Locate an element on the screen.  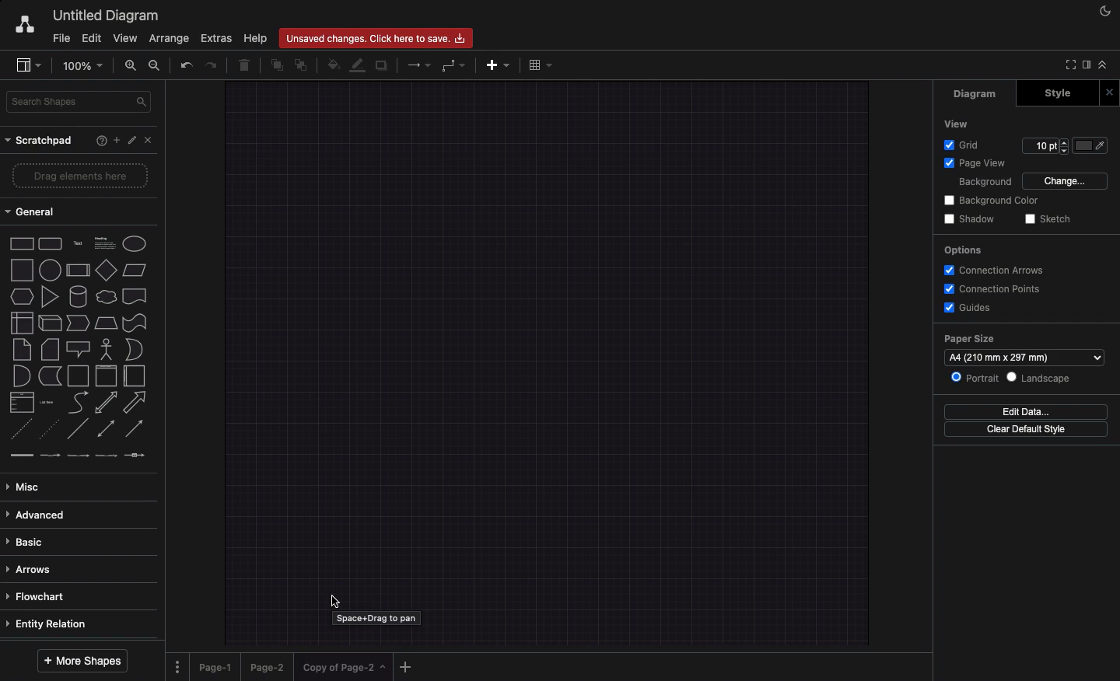
Extras is located at coordinates (215, 39).